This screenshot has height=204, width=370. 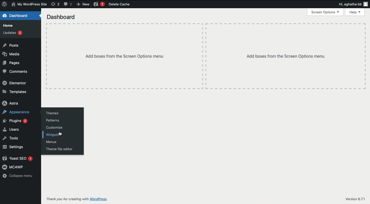 What do you see at coordinates (354, 198) in the screenshot?
I see `Version 6.7.1` at bounding box center [354, 198].